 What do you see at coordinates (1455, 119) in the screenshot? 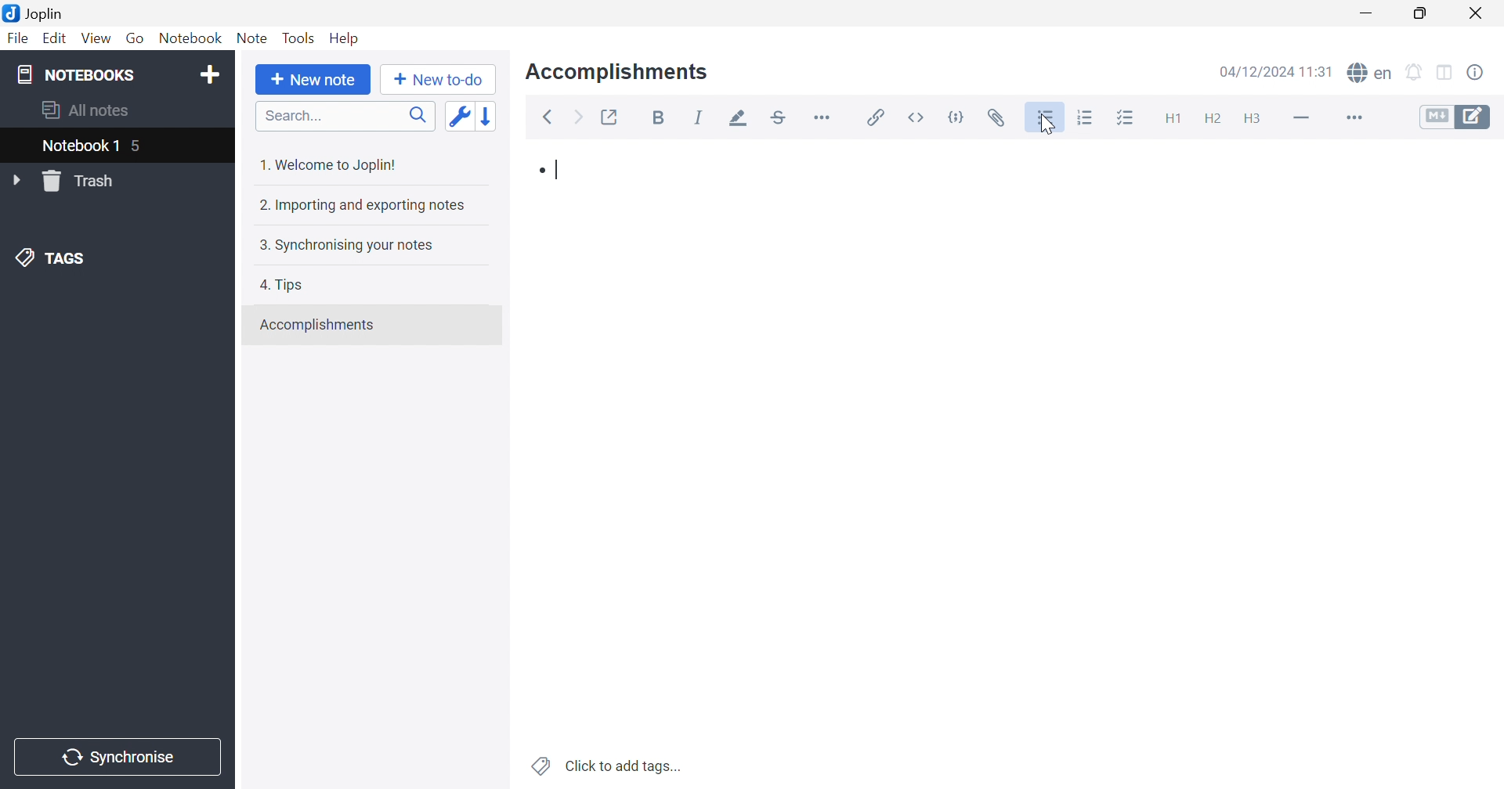
I see `Toggle editors` at bounding box center [1455, 119].